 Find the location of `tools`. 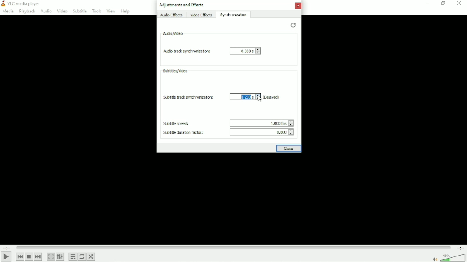

tools is located at coordinates (96, 11).